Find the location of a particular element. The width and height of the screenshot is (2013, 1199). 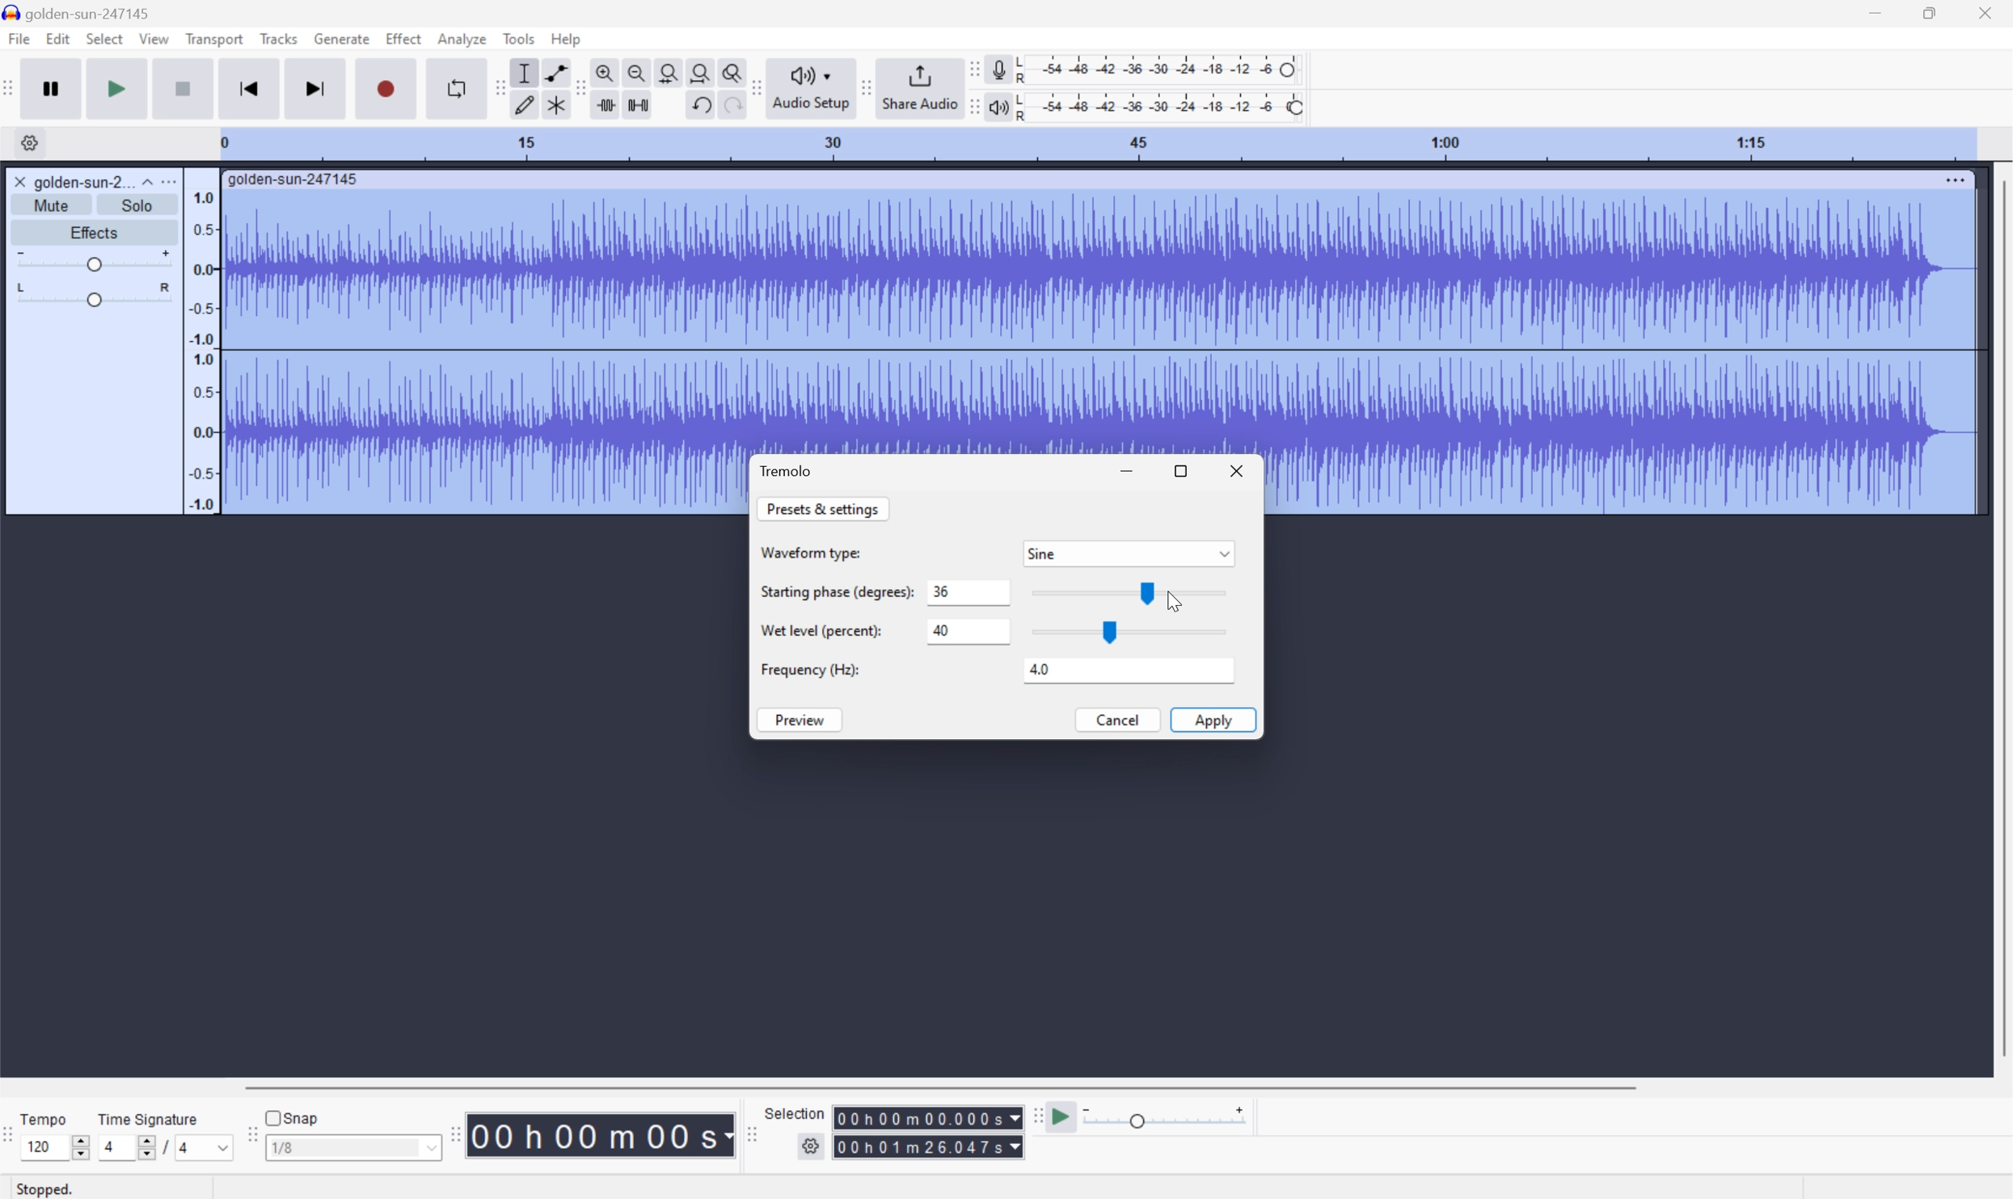

Playback level: 100% is located at coordinates (1163, 106).